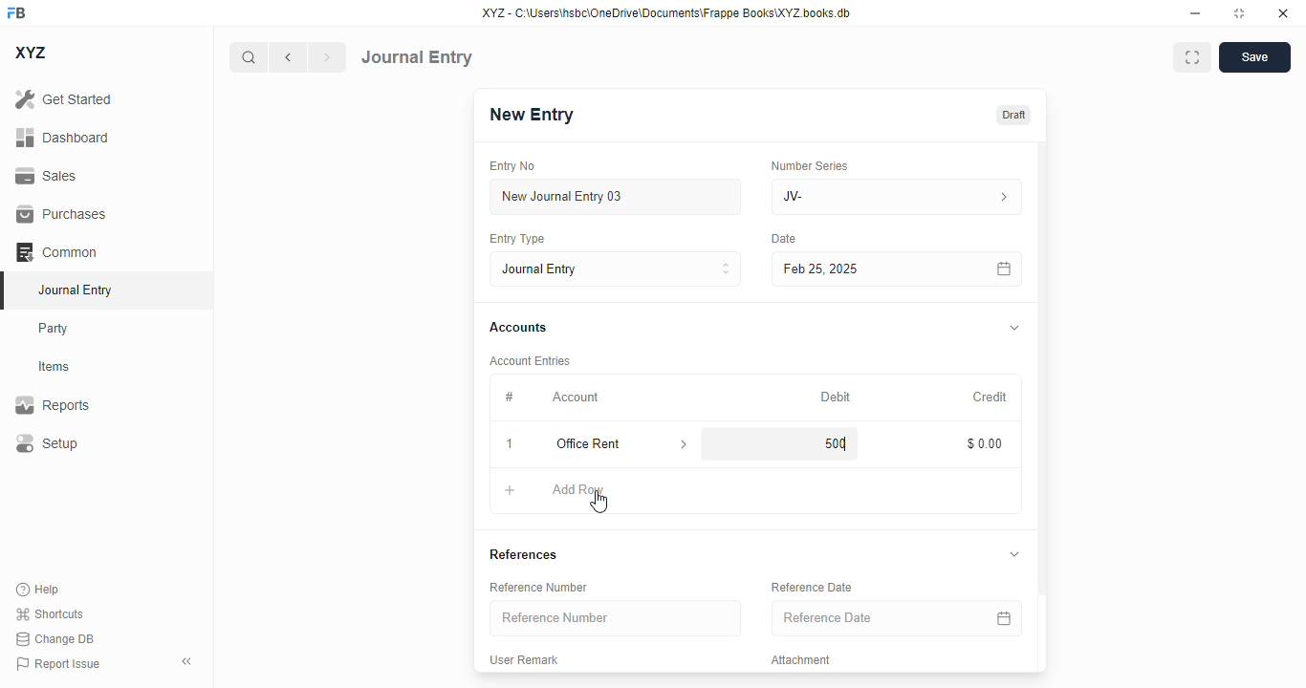  What do you see at coordinates (58, 664) in the screenshot?
I see `report issue` at bounding box center [58, 664].